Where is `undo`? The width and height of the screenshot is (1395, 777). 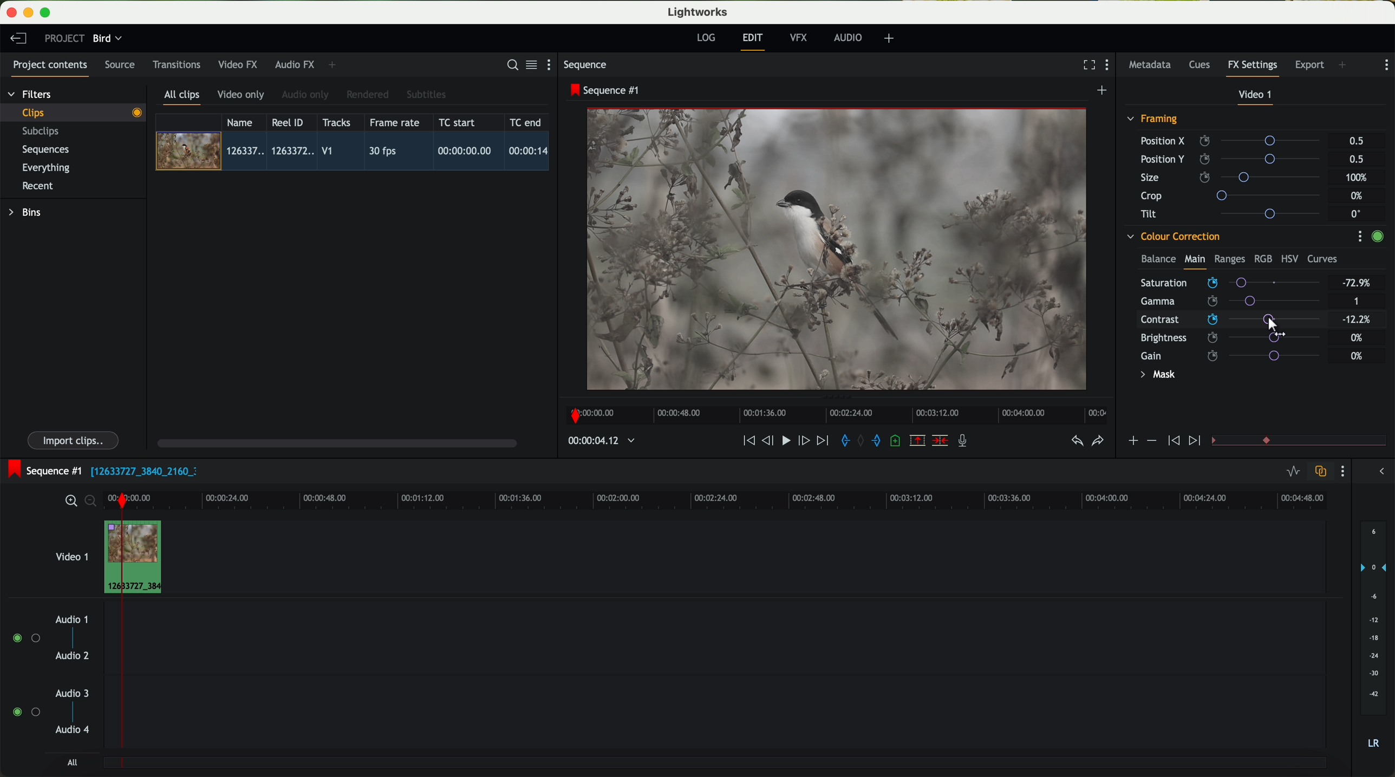
undo is located at coordinates (1076, 441).